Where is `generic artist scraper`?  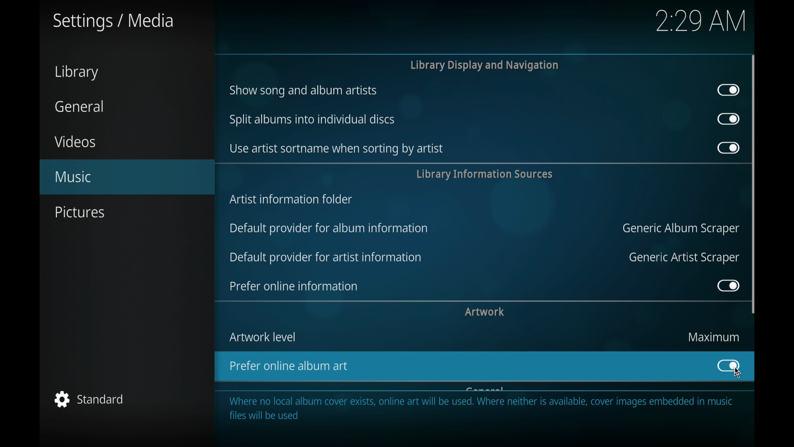 generic artist scraper is located at coordinates (683, 258).